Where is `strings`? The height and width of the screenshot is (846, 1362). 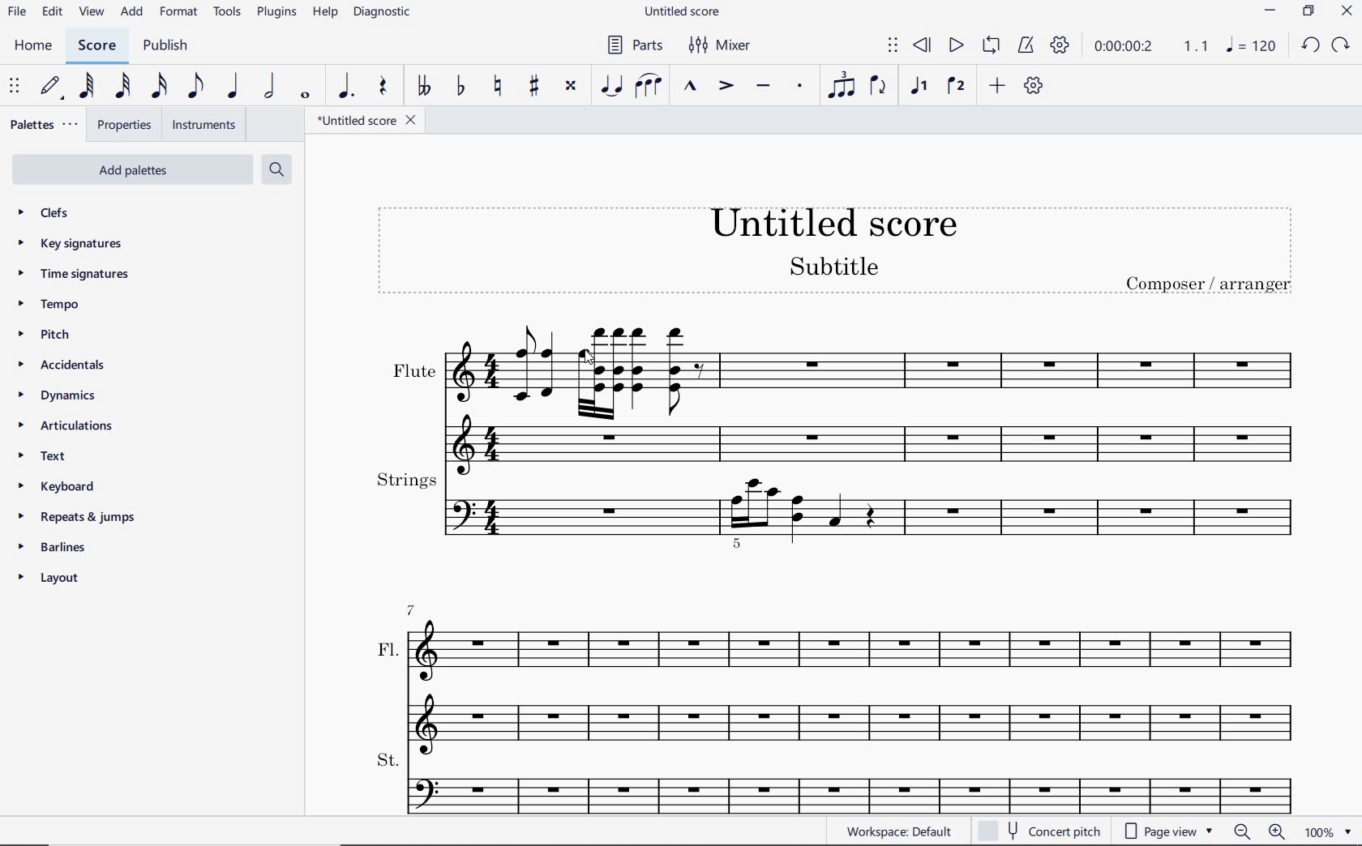
strings is located at coordinates (850, 513).